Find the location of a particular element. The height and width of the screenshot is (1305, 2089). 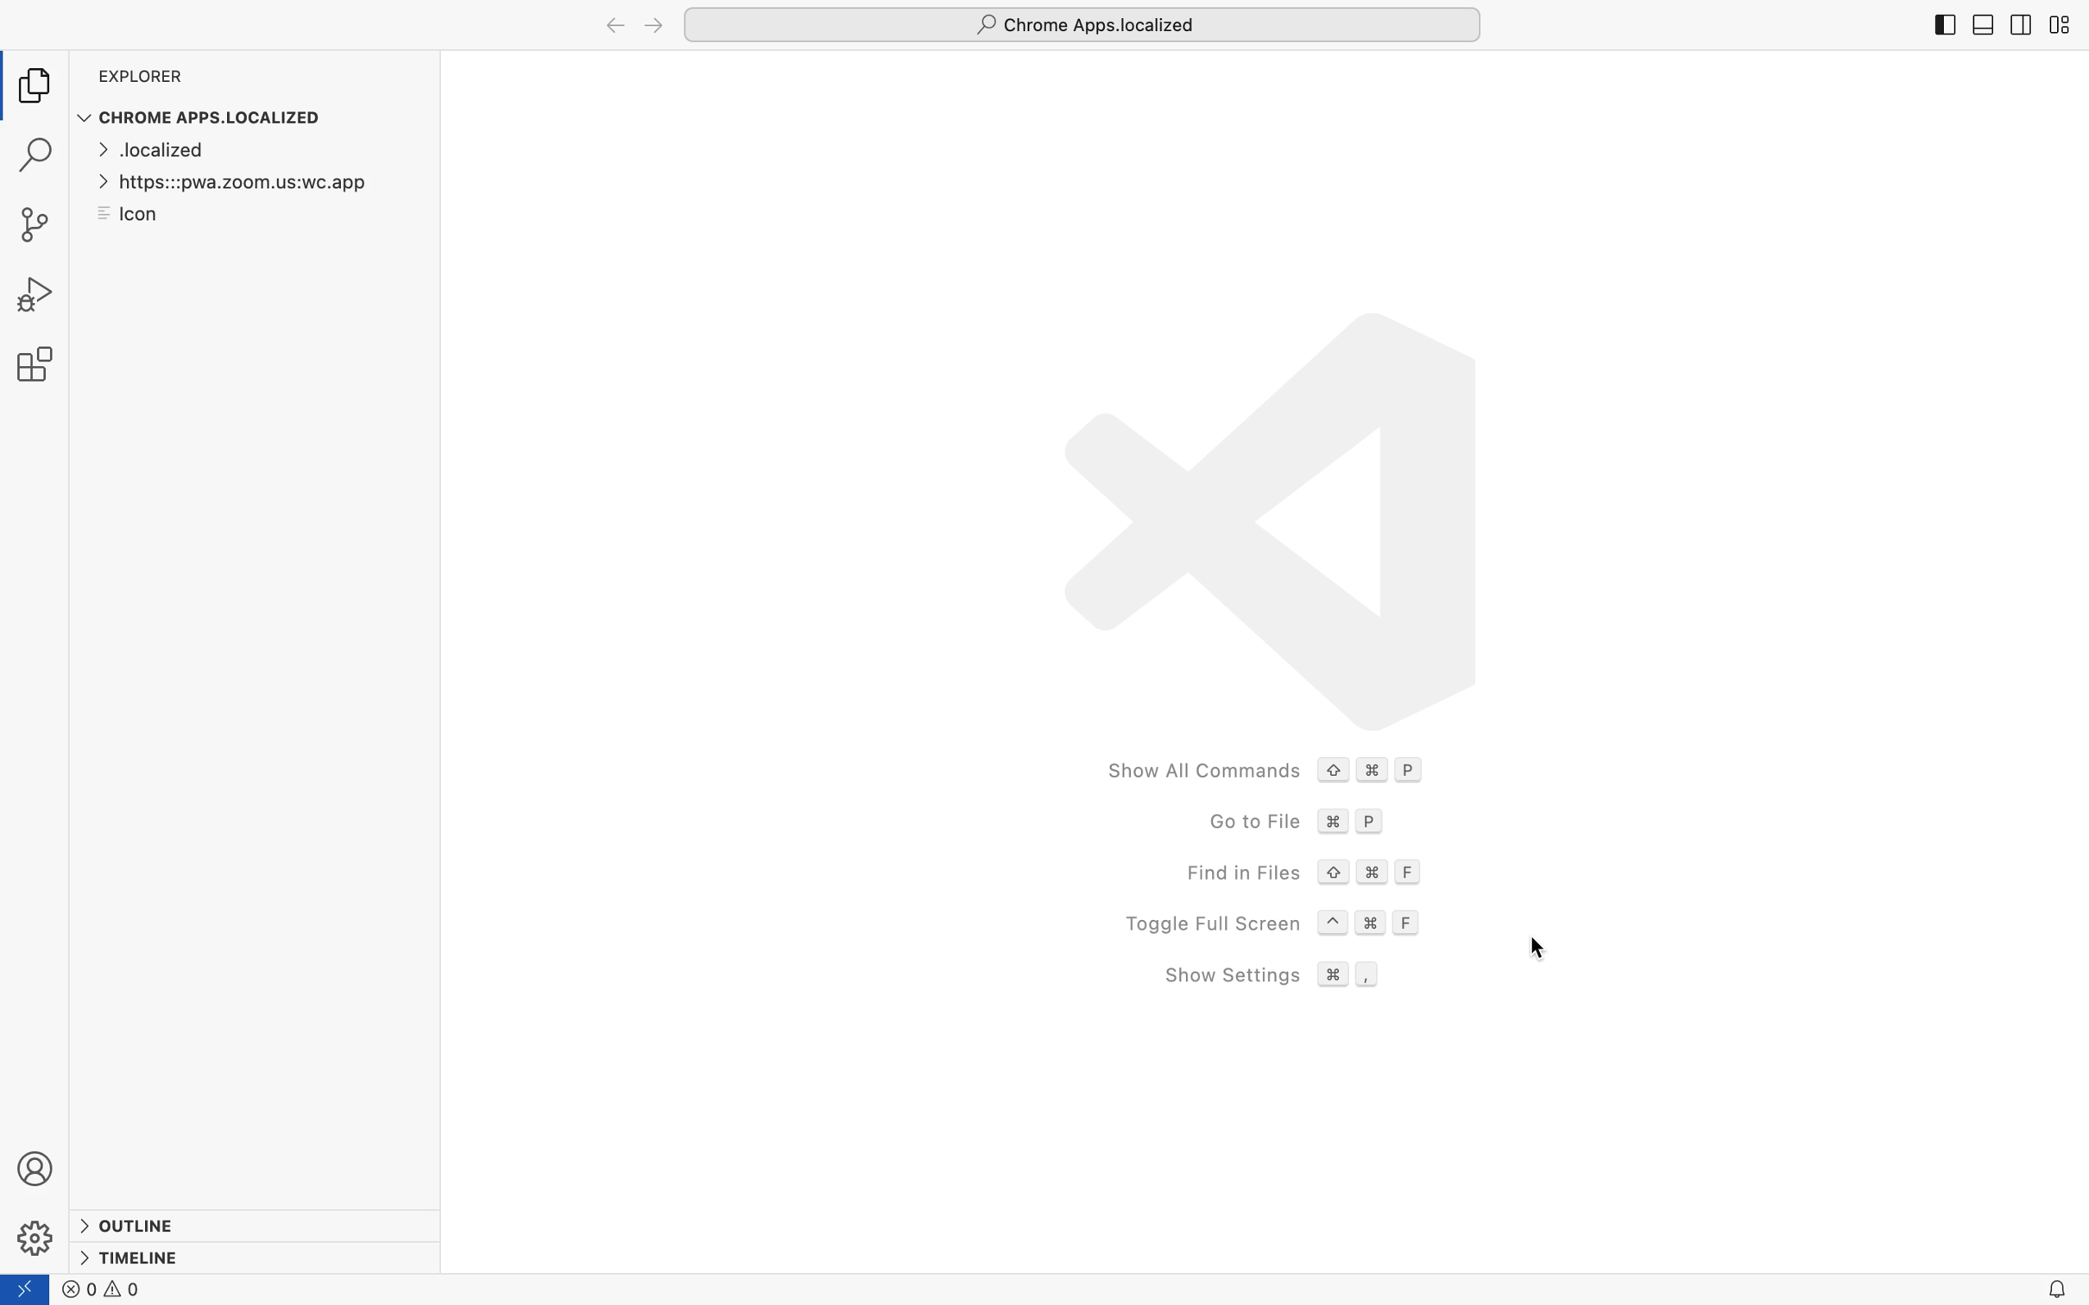

forward is located at coordinates (652, 25).